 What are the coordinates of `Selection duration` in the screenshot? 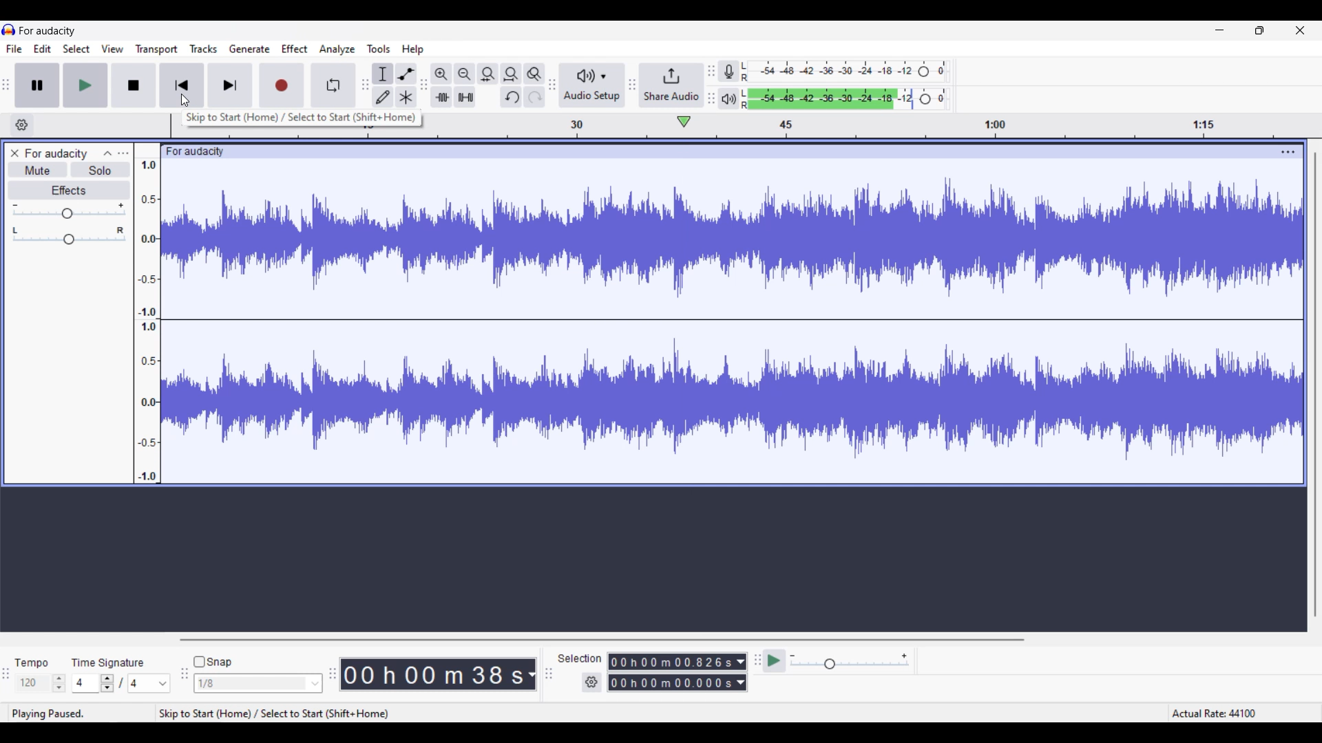 It's located at (671, 672).